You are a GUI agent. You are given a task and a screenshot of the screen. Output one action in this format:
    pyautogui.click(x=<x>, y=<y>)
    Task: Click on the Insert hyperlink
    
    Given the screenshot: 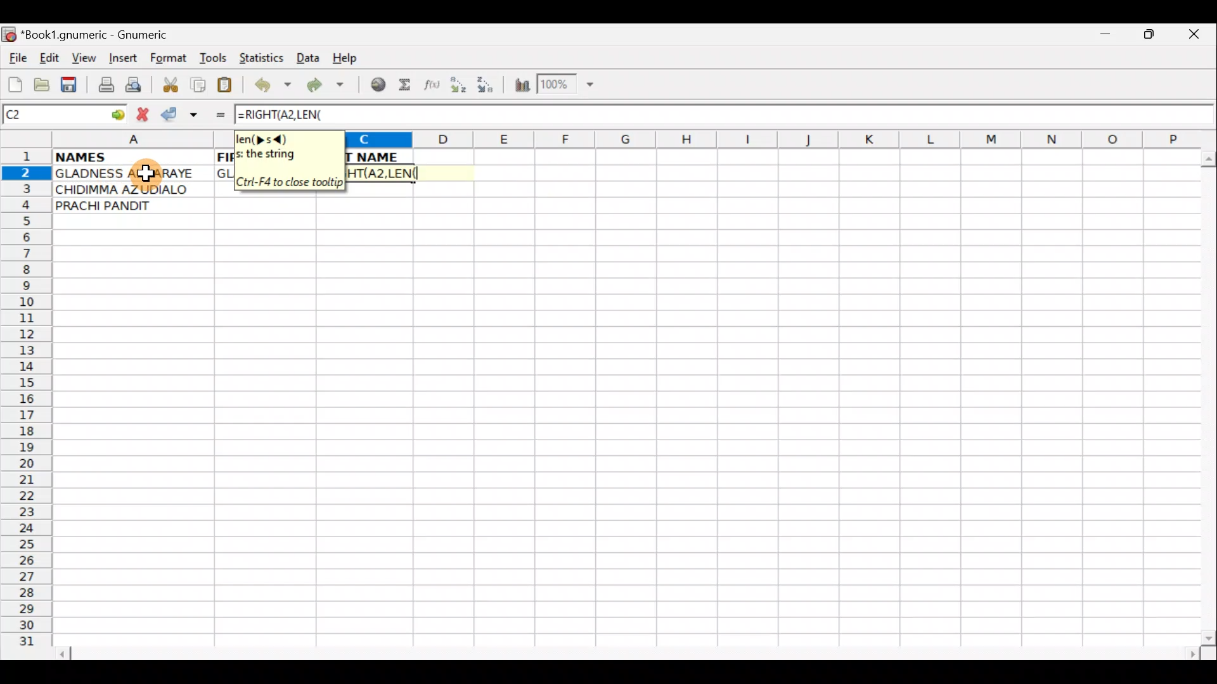 What is the action you would take?
    pyautogui.click(x=376, y=85)
    